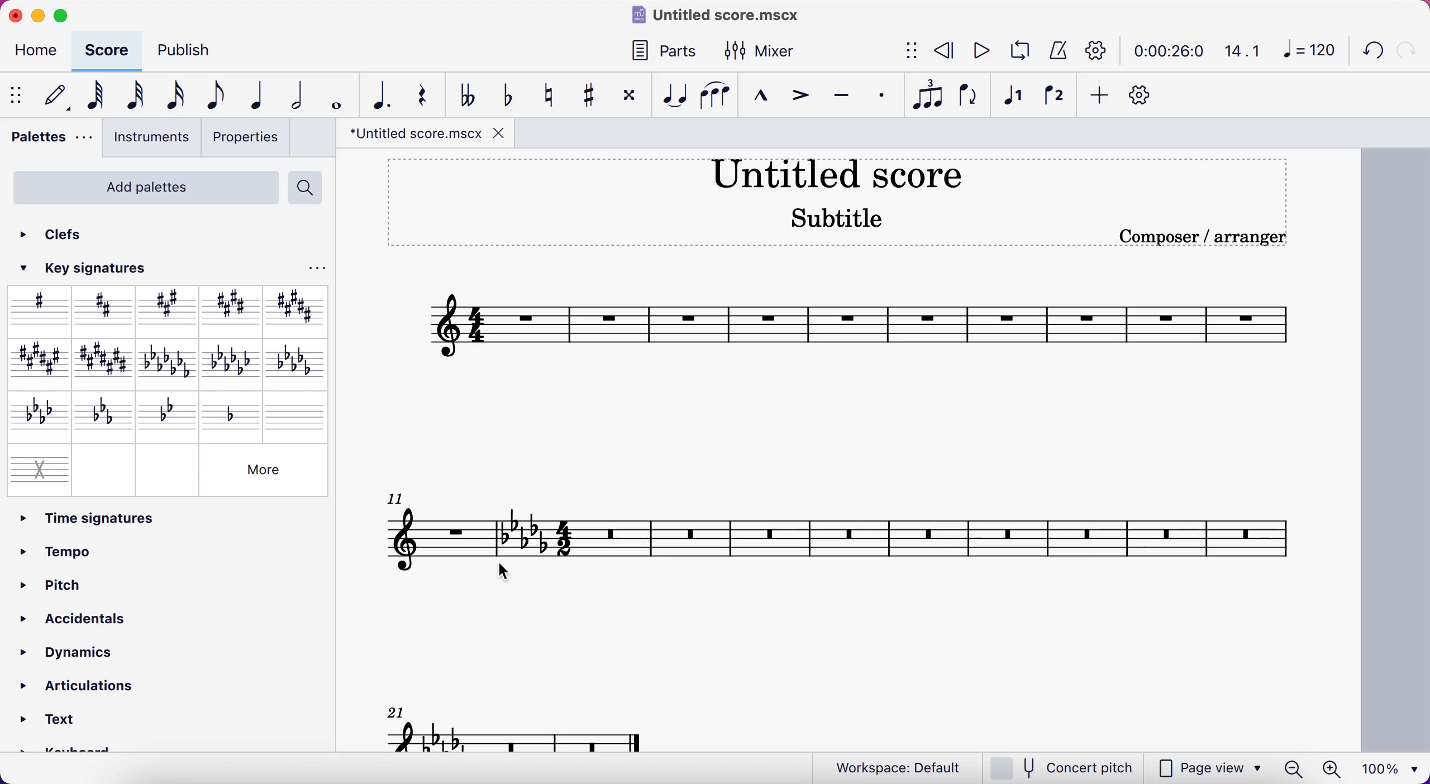  Describe the element at coordinates (1100, 94) in the screenshot. I see `add` at that location.